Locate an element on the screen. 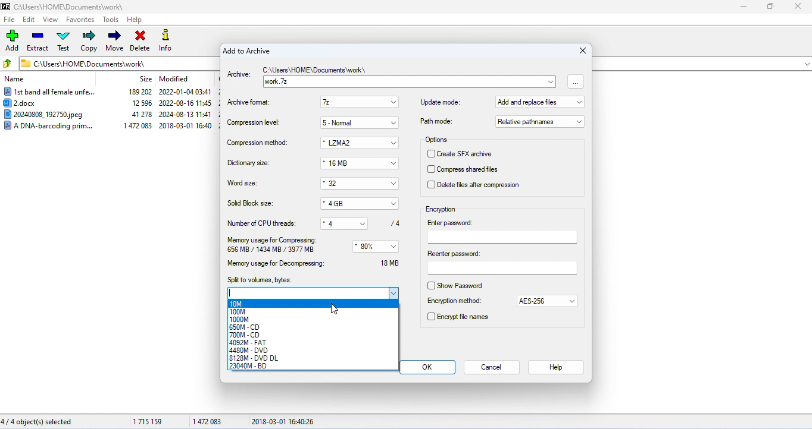 This screenshot has height=429, width=812. previous folder is located at coordinates (8, 63).